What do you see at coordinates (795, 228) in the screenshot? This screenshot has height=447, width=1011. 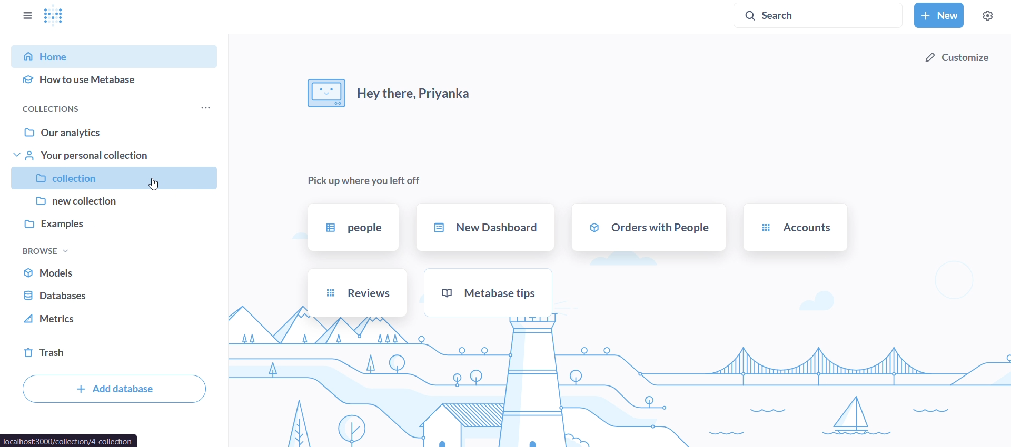 I see `accounts` at bounding box center [795, 228].